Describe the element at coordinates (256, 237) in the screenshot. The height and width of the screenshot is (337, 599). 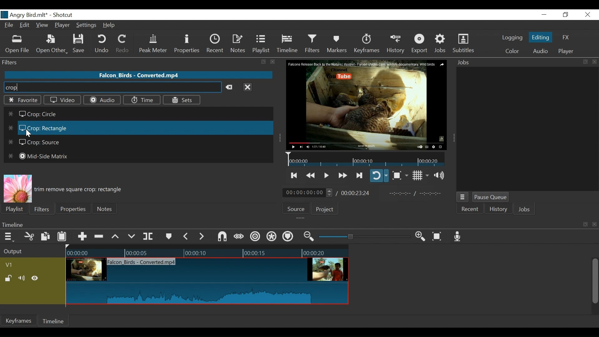
I see `Ripple` at that location.